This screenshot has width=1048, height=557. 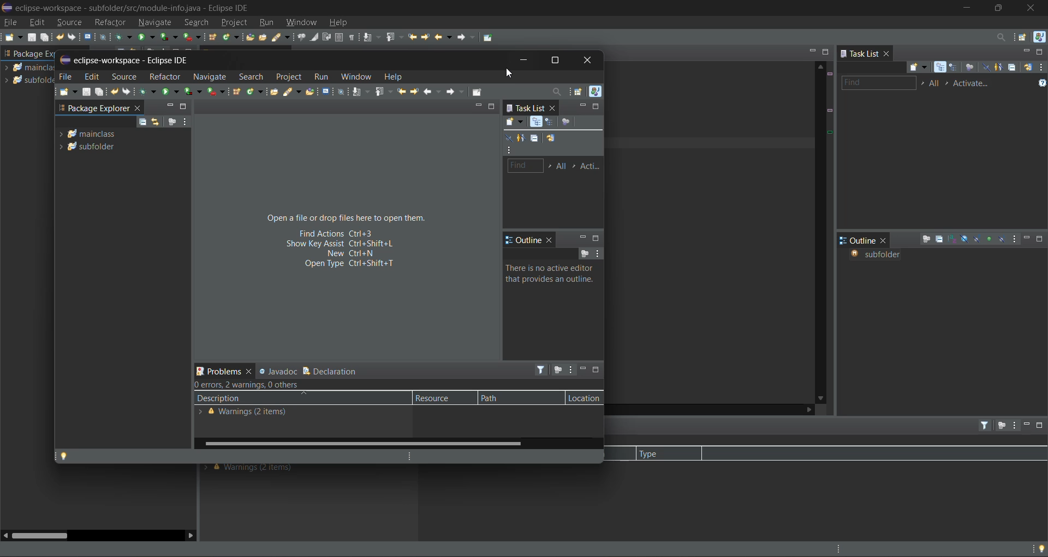 I want to click on show only tasks, so click(x=521, y=138).